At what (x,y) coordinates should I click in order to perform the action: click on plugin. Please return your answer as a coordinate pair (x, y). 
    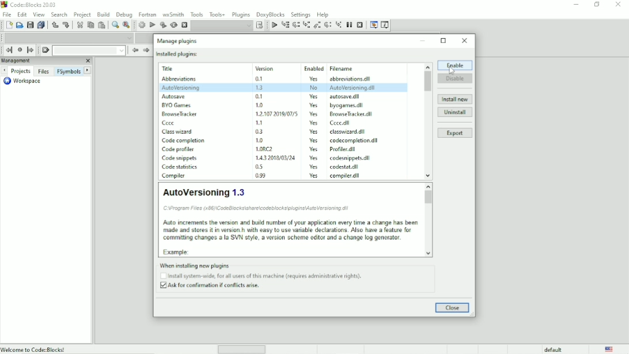
    Looking at the image, I should click on (179, 167).